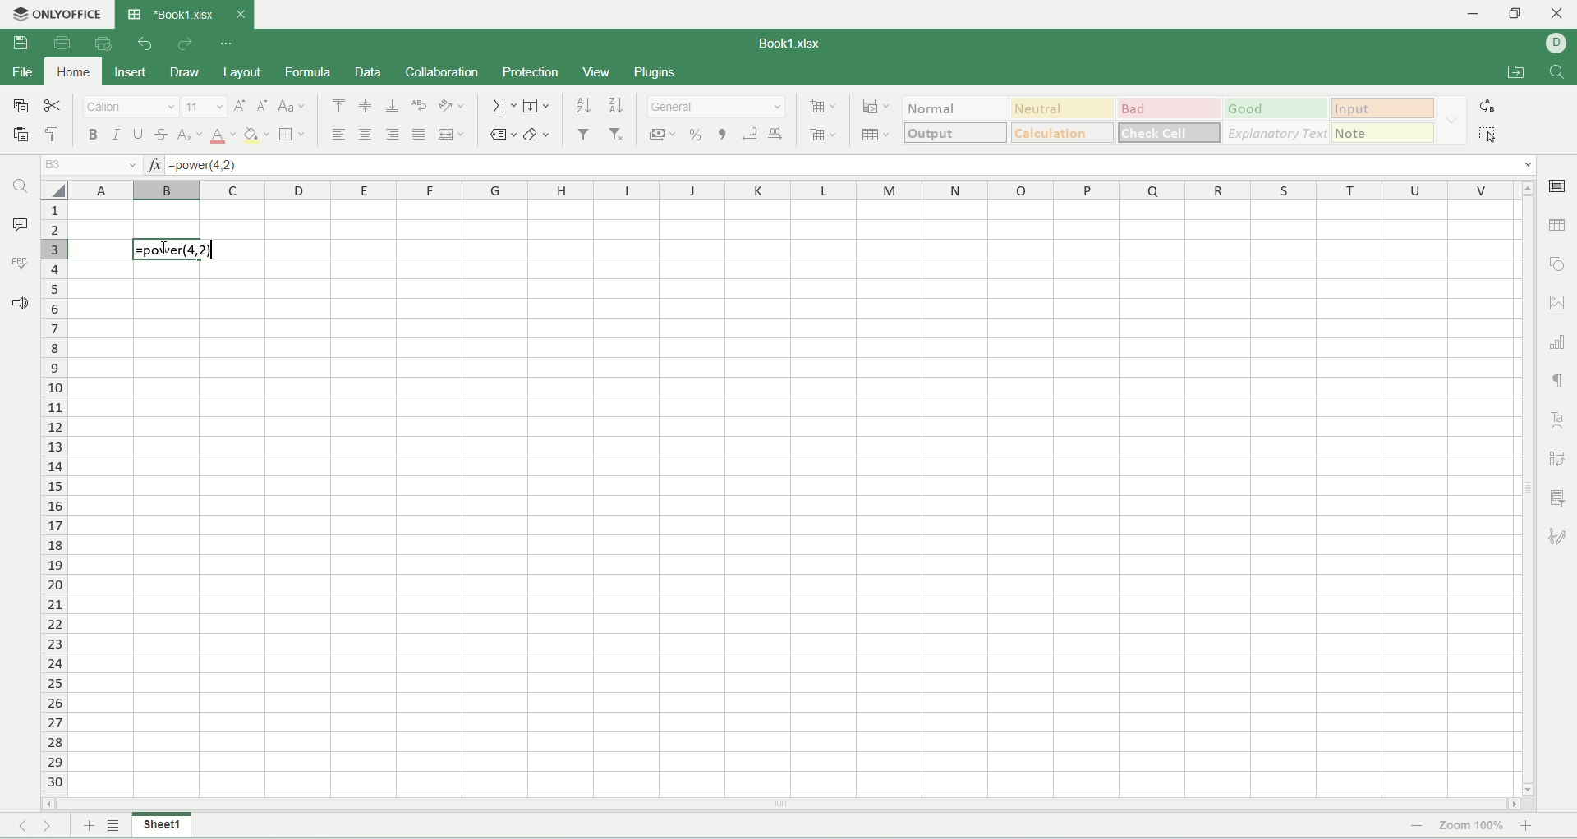 The width and height of the screenshot is (1577, 839). Describe the element at coordinates (584, 134) in the screenshot. I see `filter` at that location.